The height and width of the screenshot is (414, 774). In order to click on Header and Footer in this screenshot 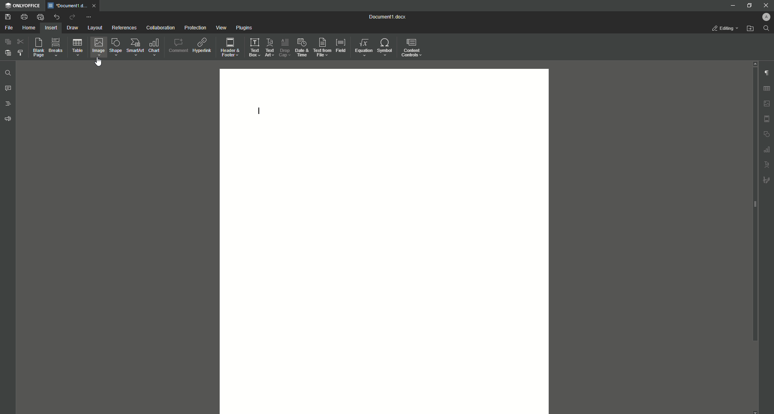, I will do `click(230, 47)`.